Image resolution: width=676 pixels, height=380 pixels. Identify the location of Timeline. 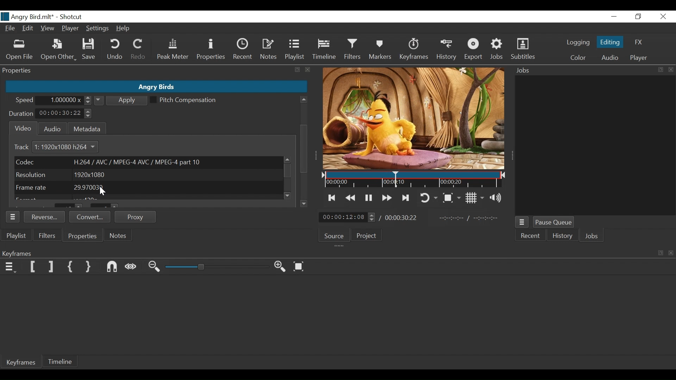
(61, 362).